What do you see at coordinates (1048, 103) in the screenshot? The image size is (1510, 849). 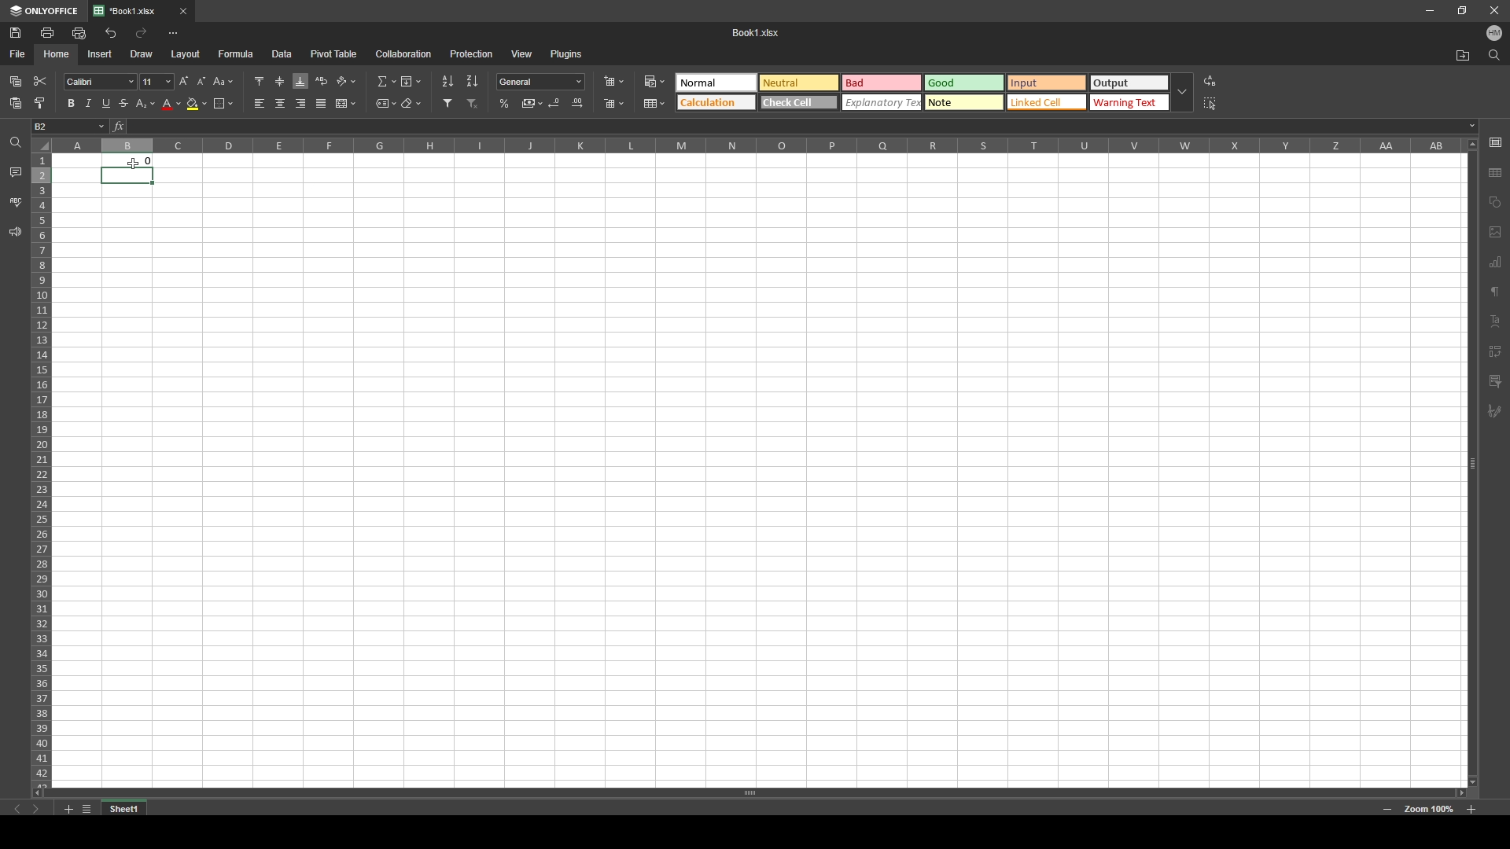 I see `Linked cell` at bounding box center [1048, 103].